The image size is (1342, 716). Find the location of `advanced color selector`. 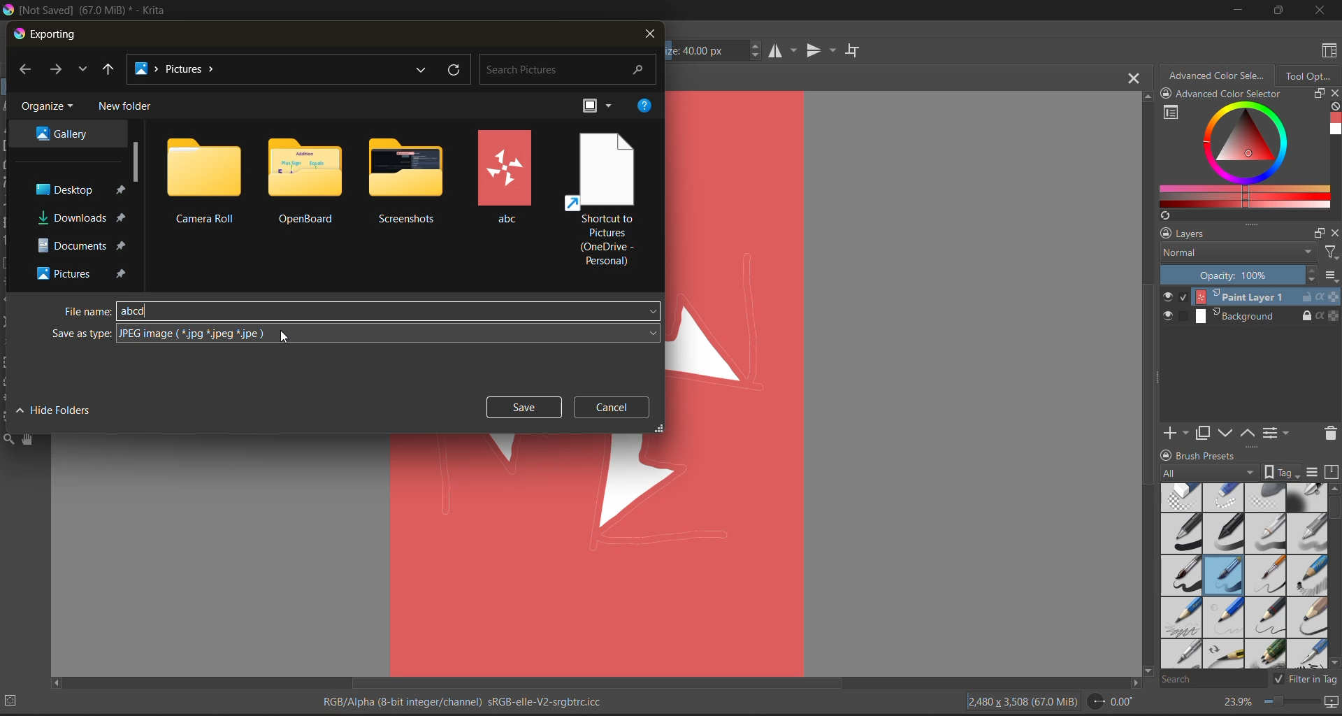

advanced color selector is located at coordinates (1244, 156).